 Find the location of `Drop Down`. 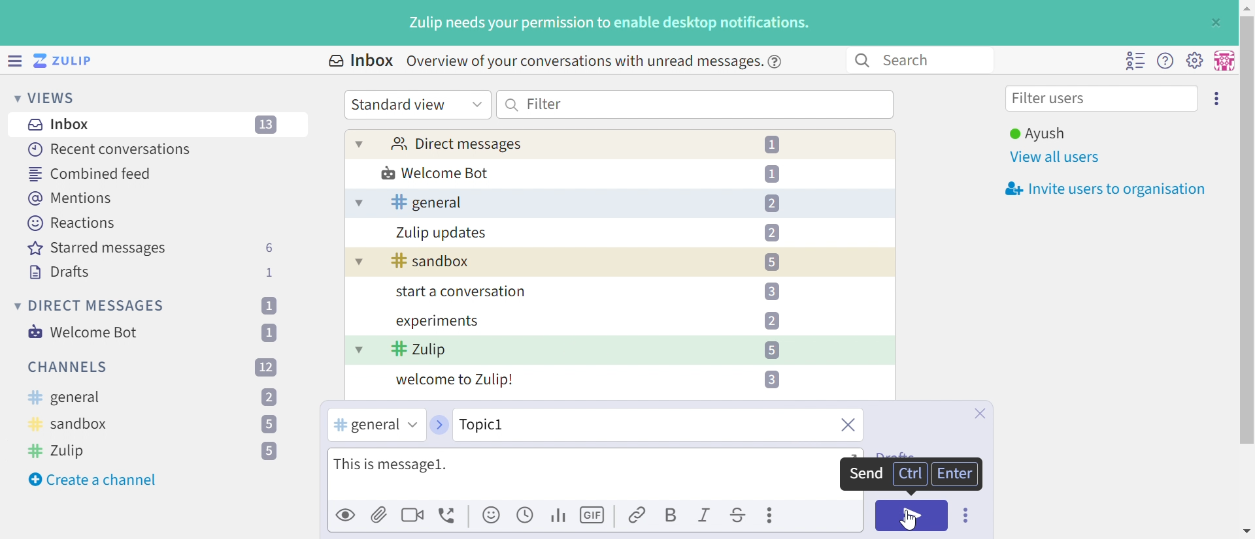

Drop Down is located at coordinates (477, 103).